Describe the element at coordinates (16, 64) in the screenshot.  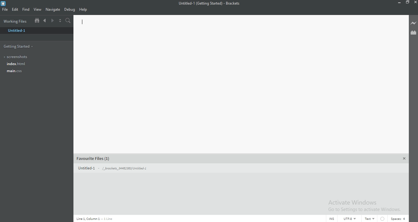
I see `Index.html` at that location.